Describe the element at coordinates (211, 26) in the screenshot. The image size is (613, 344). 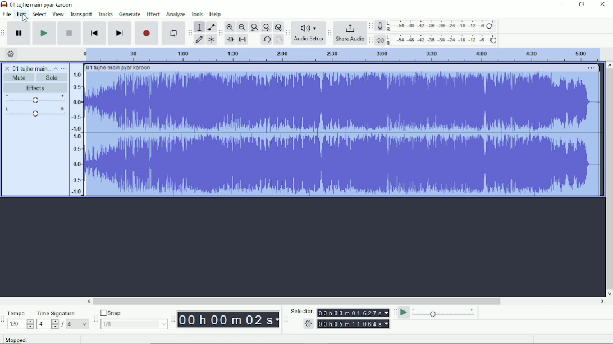
I see `Envelope tool` at that location.